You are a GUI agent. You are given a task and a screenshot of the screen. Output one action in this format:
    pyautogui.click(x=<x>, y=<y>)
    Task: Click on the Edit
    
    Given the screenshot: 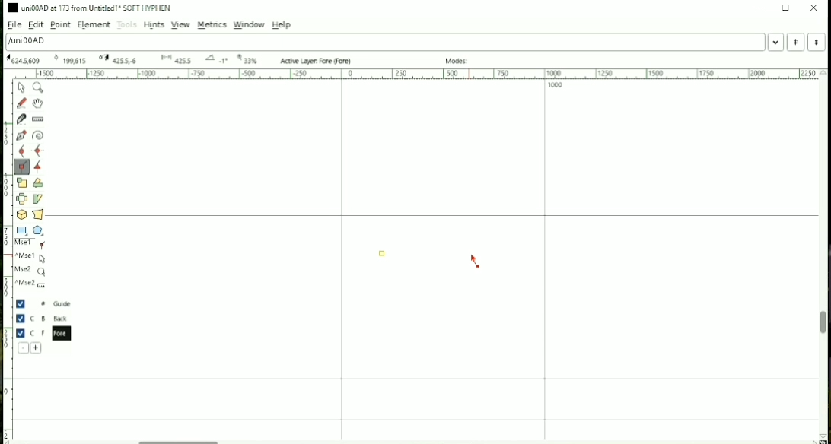 What is the action you would take?
    pyautogui.click(x=37, y=25)
    